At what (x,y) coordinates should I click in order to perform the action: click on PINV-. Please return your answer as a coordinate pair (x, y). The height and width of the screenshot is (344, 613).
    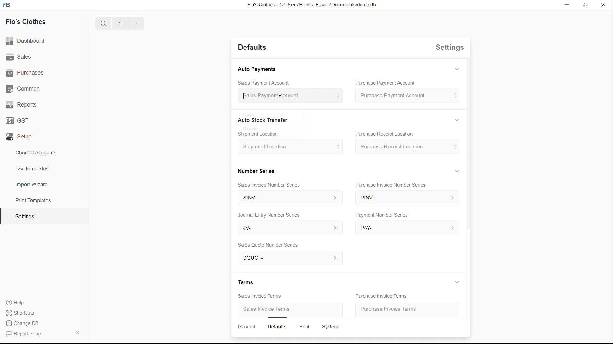
    Looking at the image, I should click on (405, 198).